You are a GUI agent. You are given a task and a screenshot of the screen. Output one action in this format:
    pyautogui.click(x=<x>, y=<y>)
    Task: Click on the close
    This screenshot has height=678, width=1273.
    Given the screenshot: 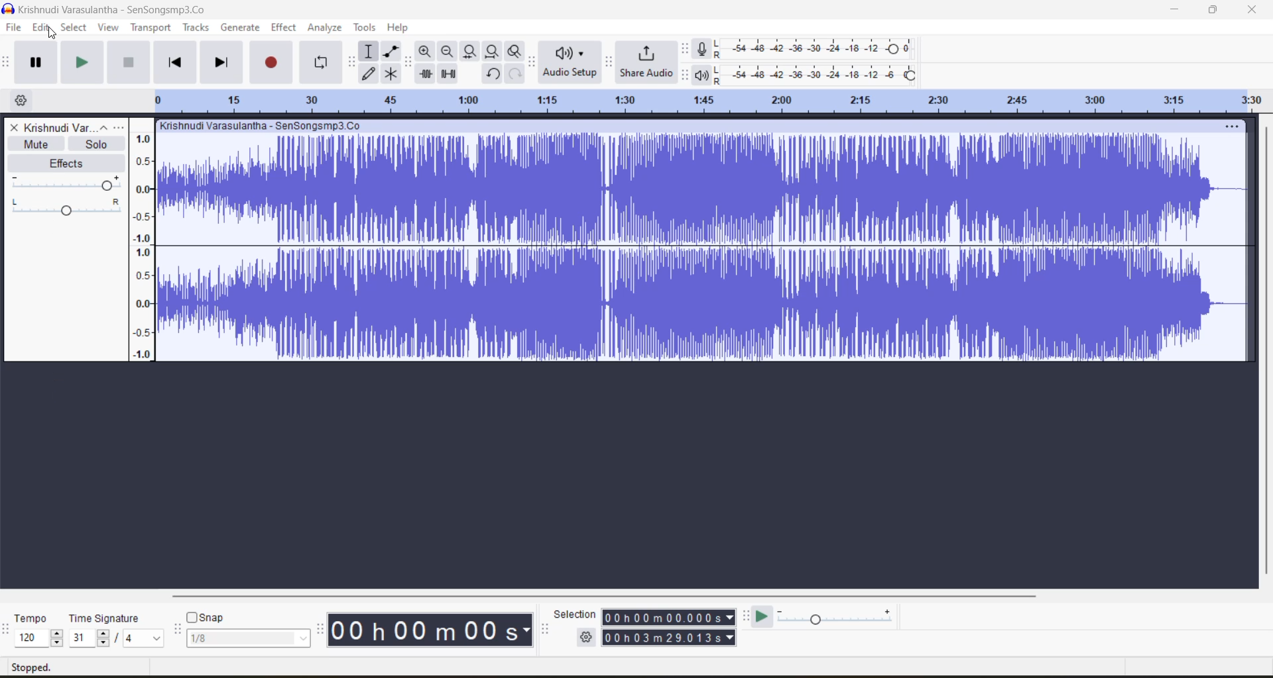 What is the action you would take?
    pyautogui.click(x=1253, y=10)
    